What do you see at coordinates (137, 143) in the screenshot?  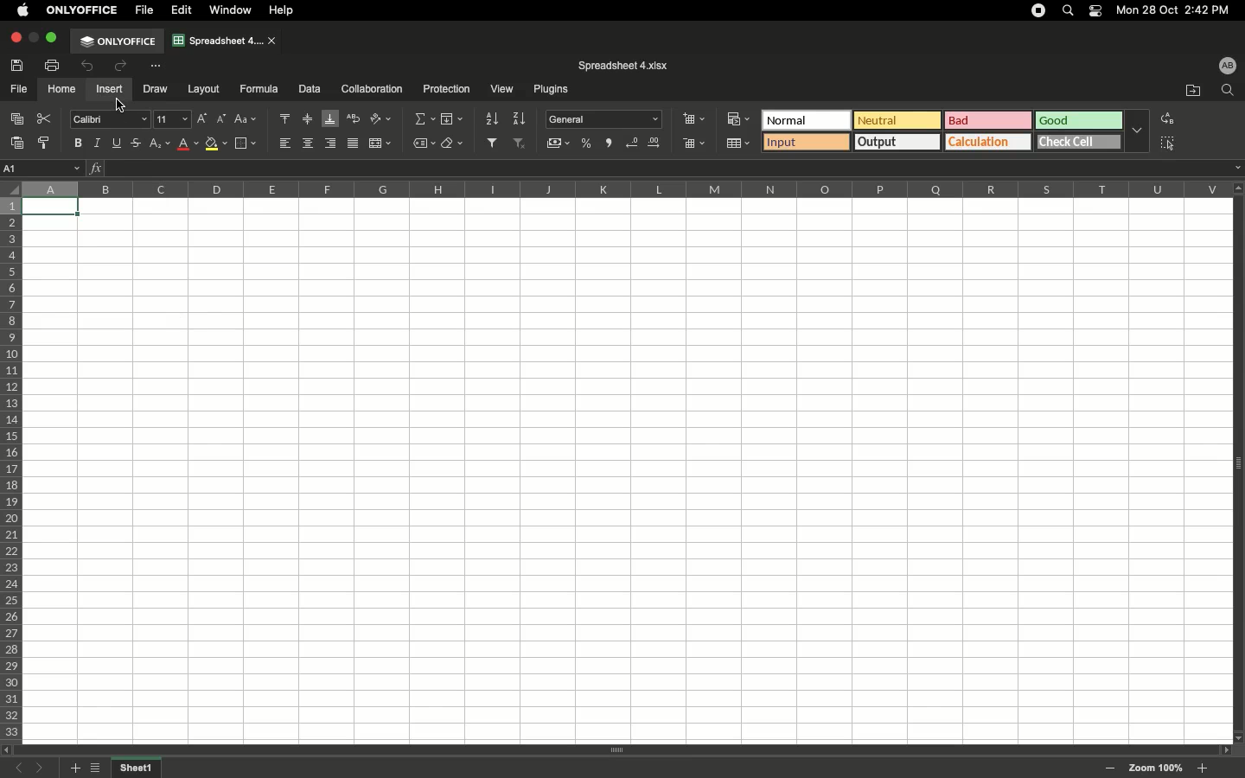 I see `Strikethrough` at bounding box center [137, 143].